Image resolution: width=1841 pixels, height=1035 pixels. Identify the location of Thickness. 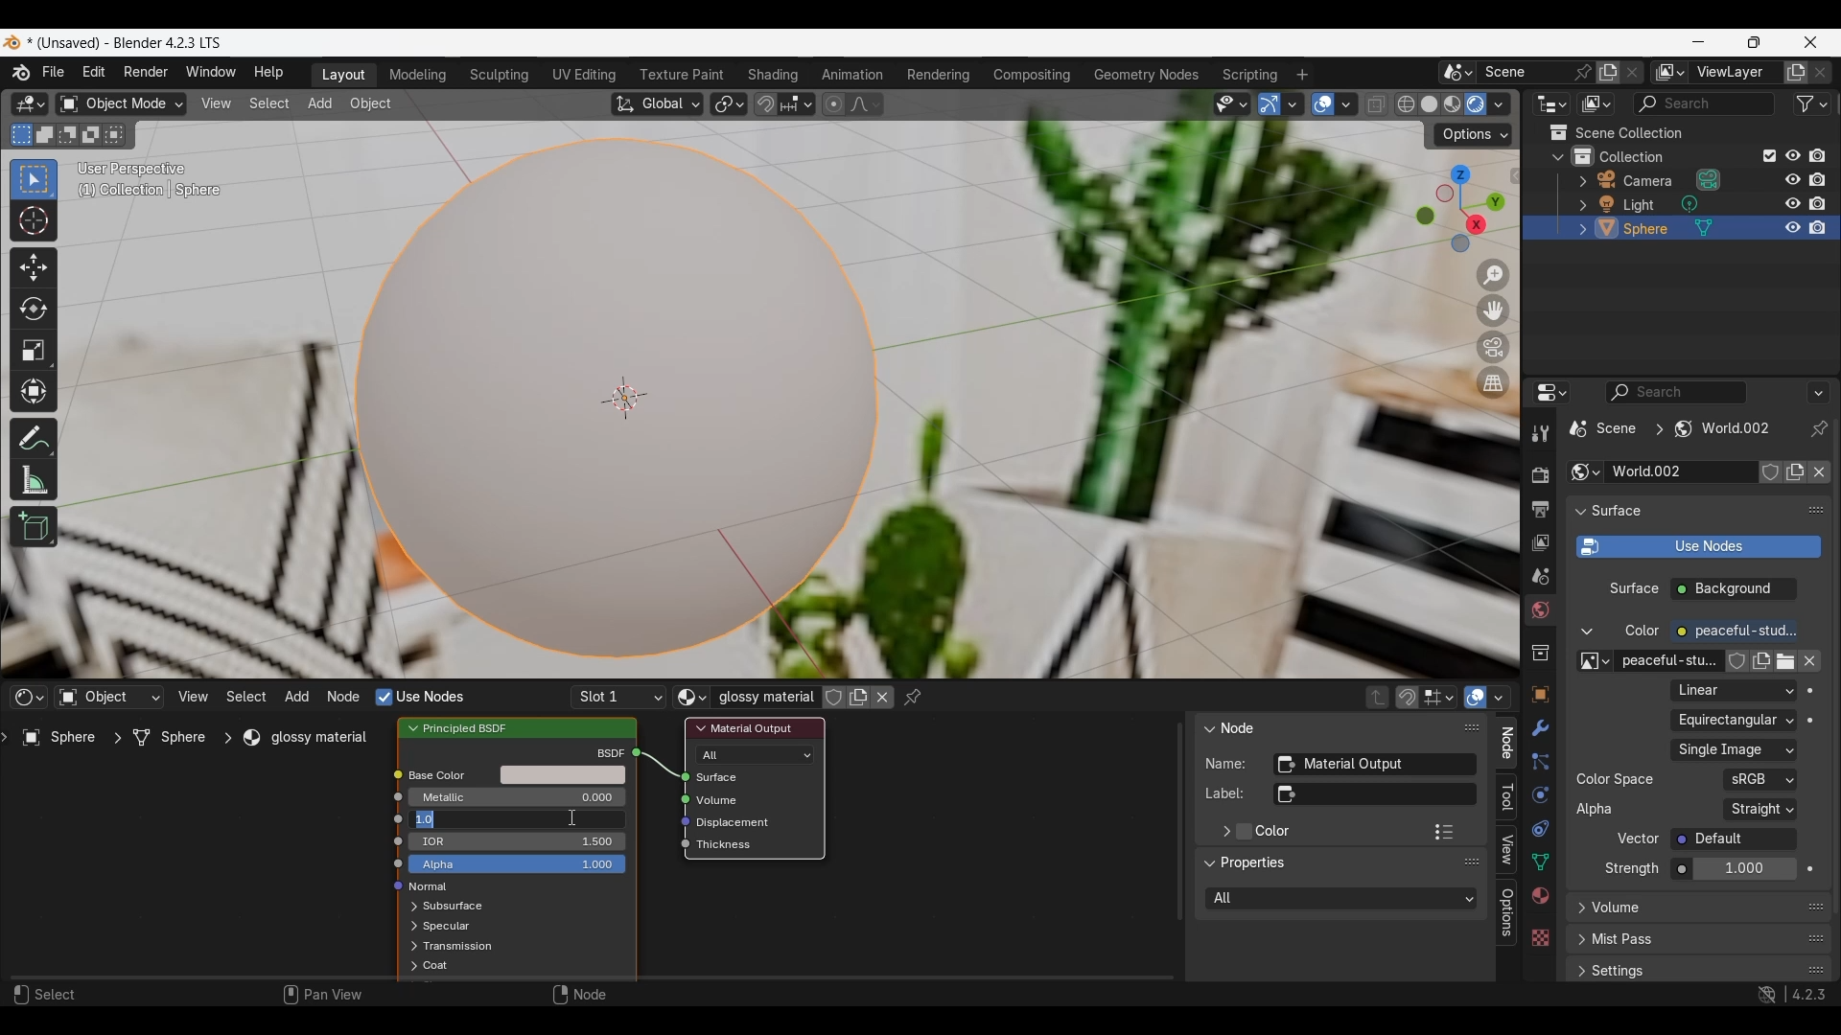
(728, 845).